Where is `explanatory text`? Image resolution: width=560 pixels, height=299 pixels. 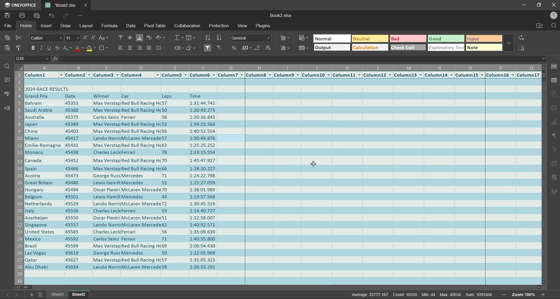 explanatory text is located at coordinates (447, 47).